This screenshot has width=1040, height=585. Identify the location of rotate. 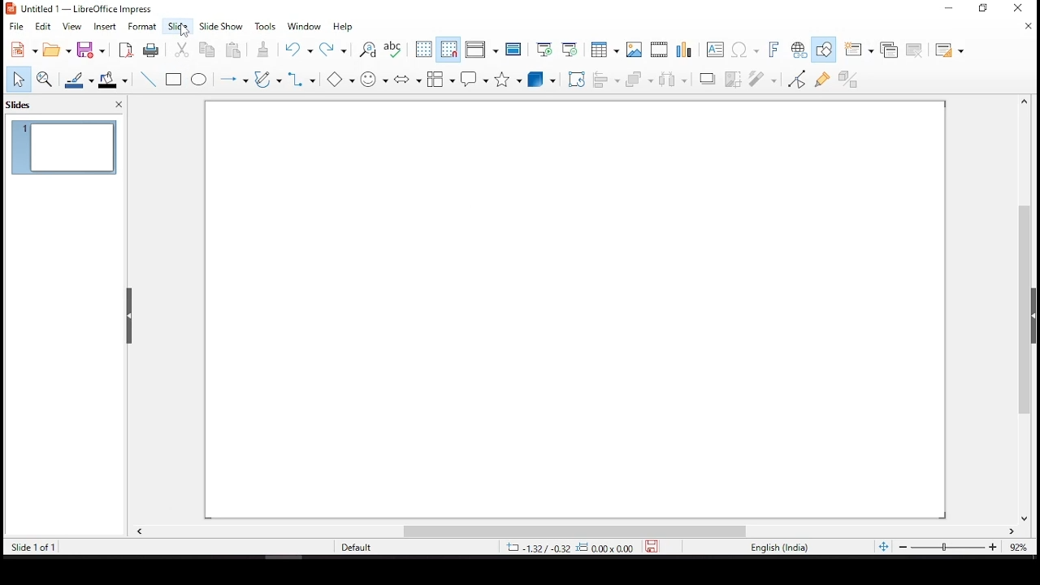
(577, 78).